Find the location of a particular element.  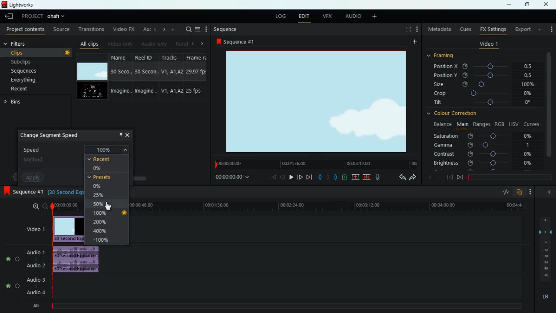

forward is located at coordinates (300, 177).